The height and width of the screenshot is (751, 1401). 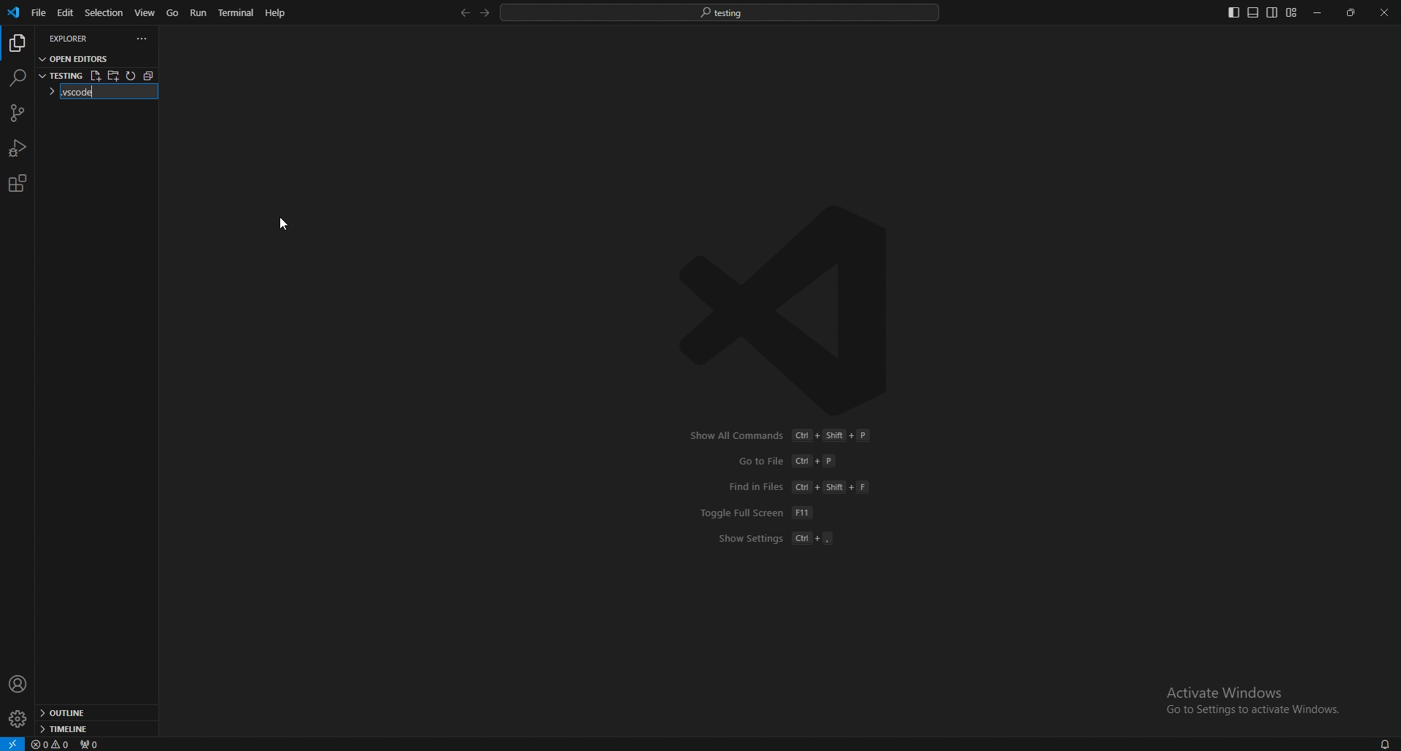 I want to click on errors, so click(x=52, y=745).